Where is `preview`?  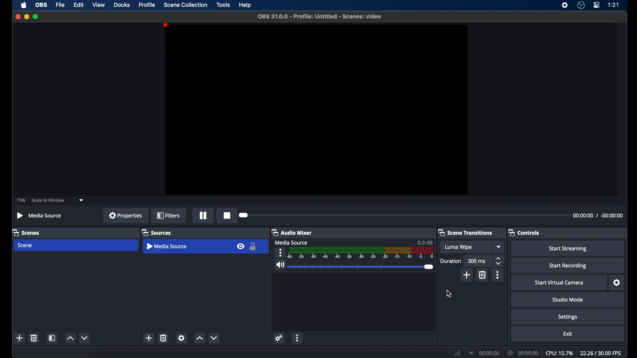 preview is located at coordinates (317, 110).